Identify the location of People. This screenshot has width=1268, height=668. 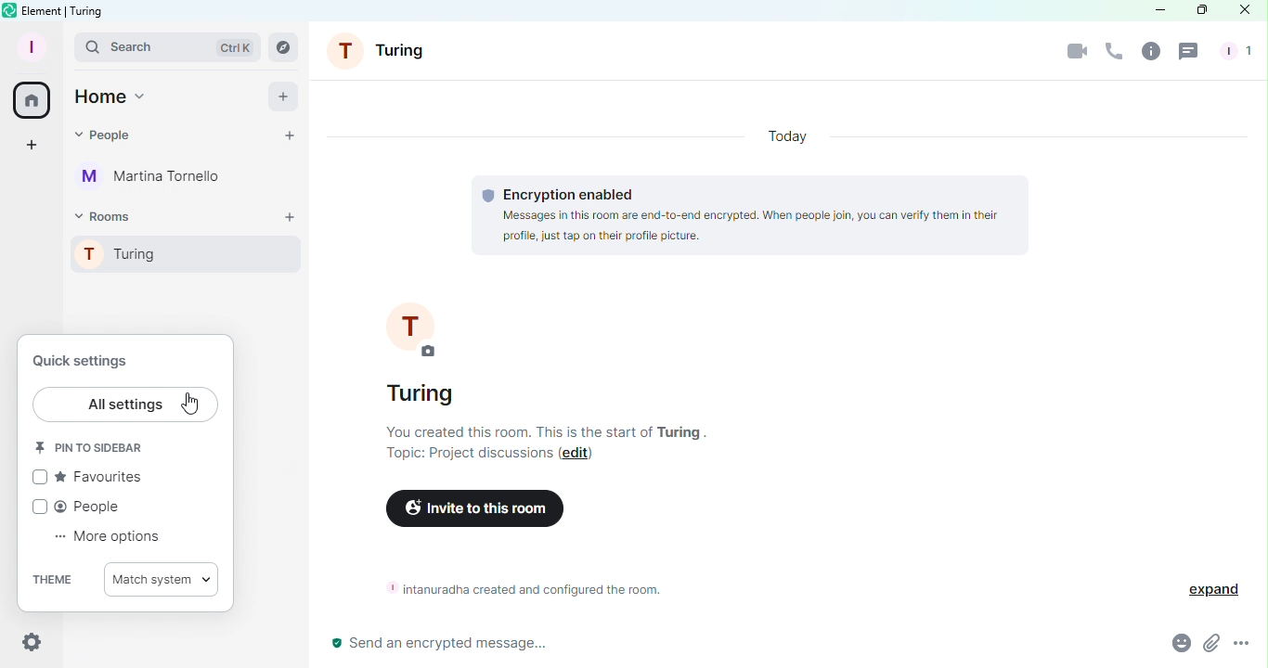
(95, 508).